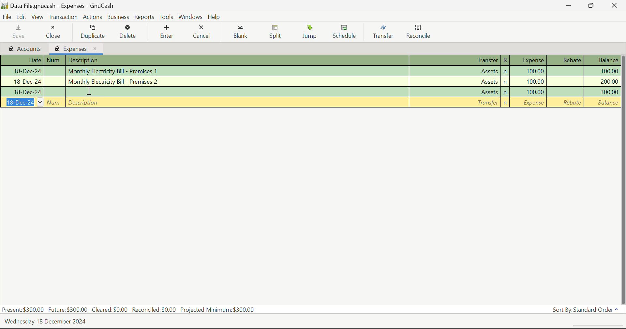  What do you see at coordinates (614, 6) in the screenshot?
I see `Close Window` at bounding box center [614, 6].